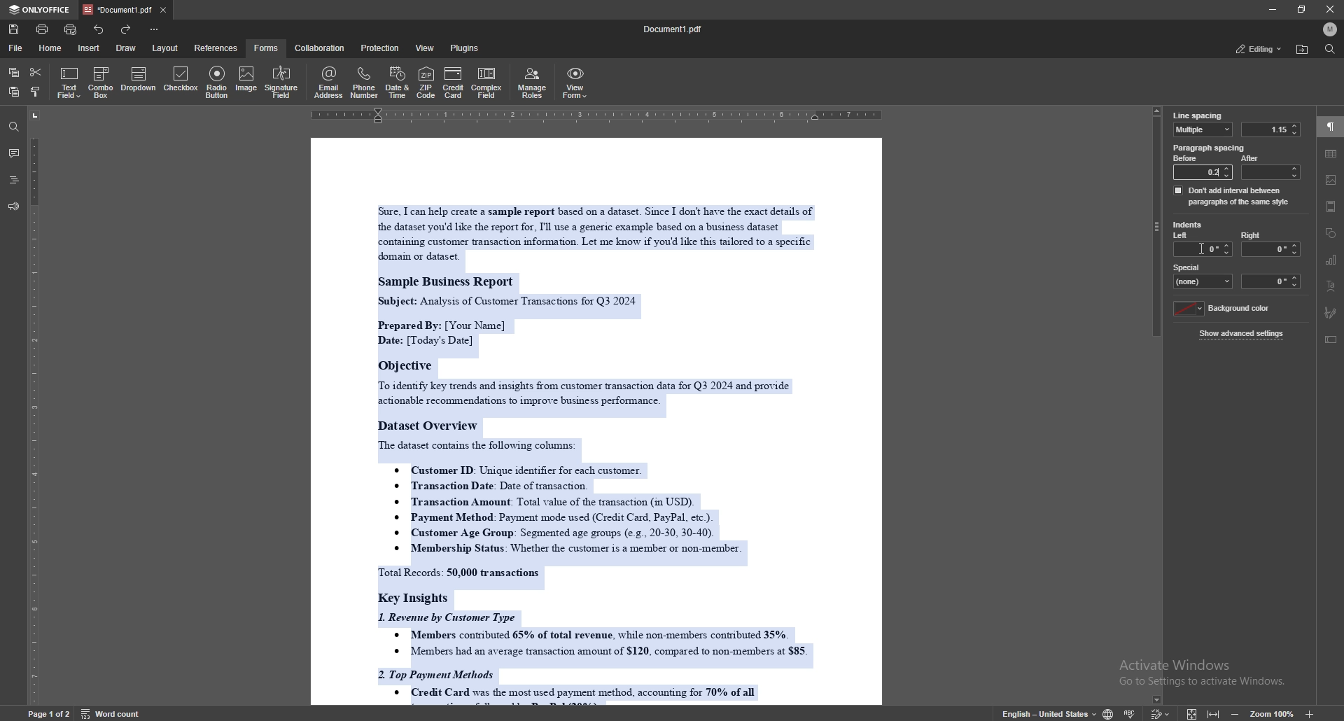 Image resolution: width=1344 pixels, height=721 pixels. I want to click on plugins, so click(466, 48).